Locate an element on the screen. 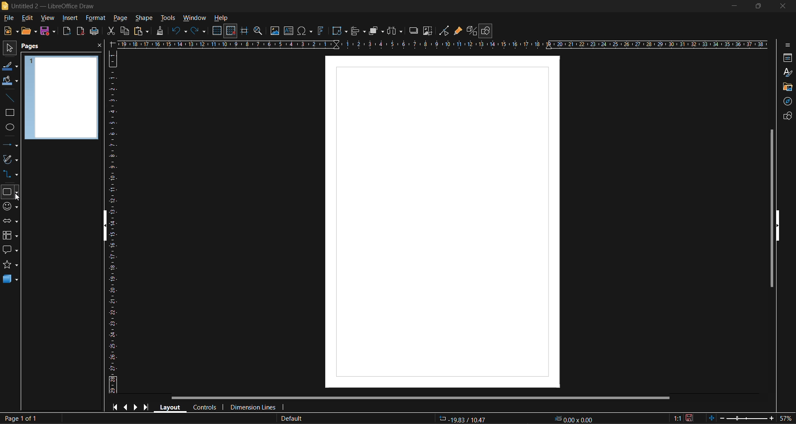 Image resolution: width=796 pixels, height=424 pixels. vertical scroll bar is located at coordinates (770, 208).